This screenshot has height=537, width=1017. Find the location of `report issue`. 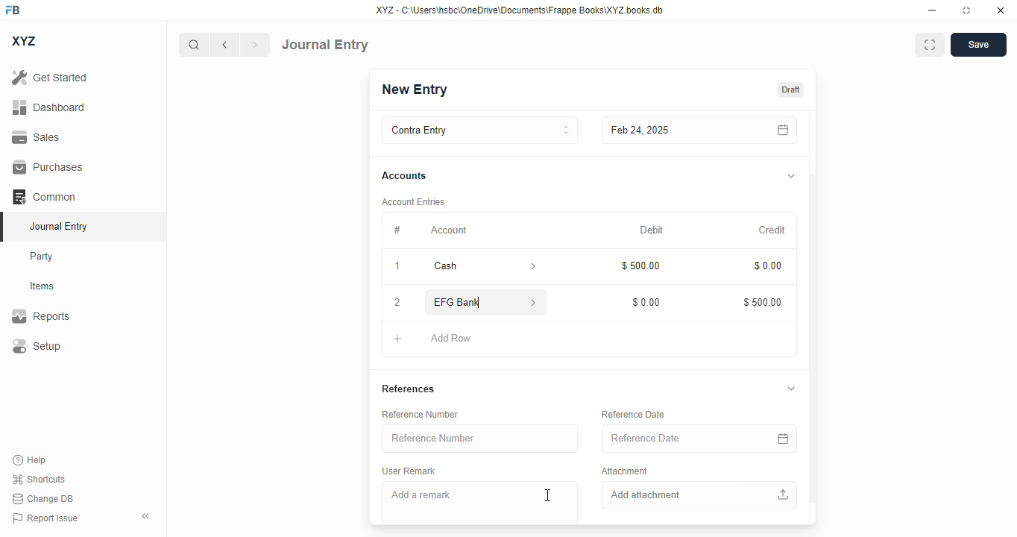

report issue is located at coordinates (45, 518).